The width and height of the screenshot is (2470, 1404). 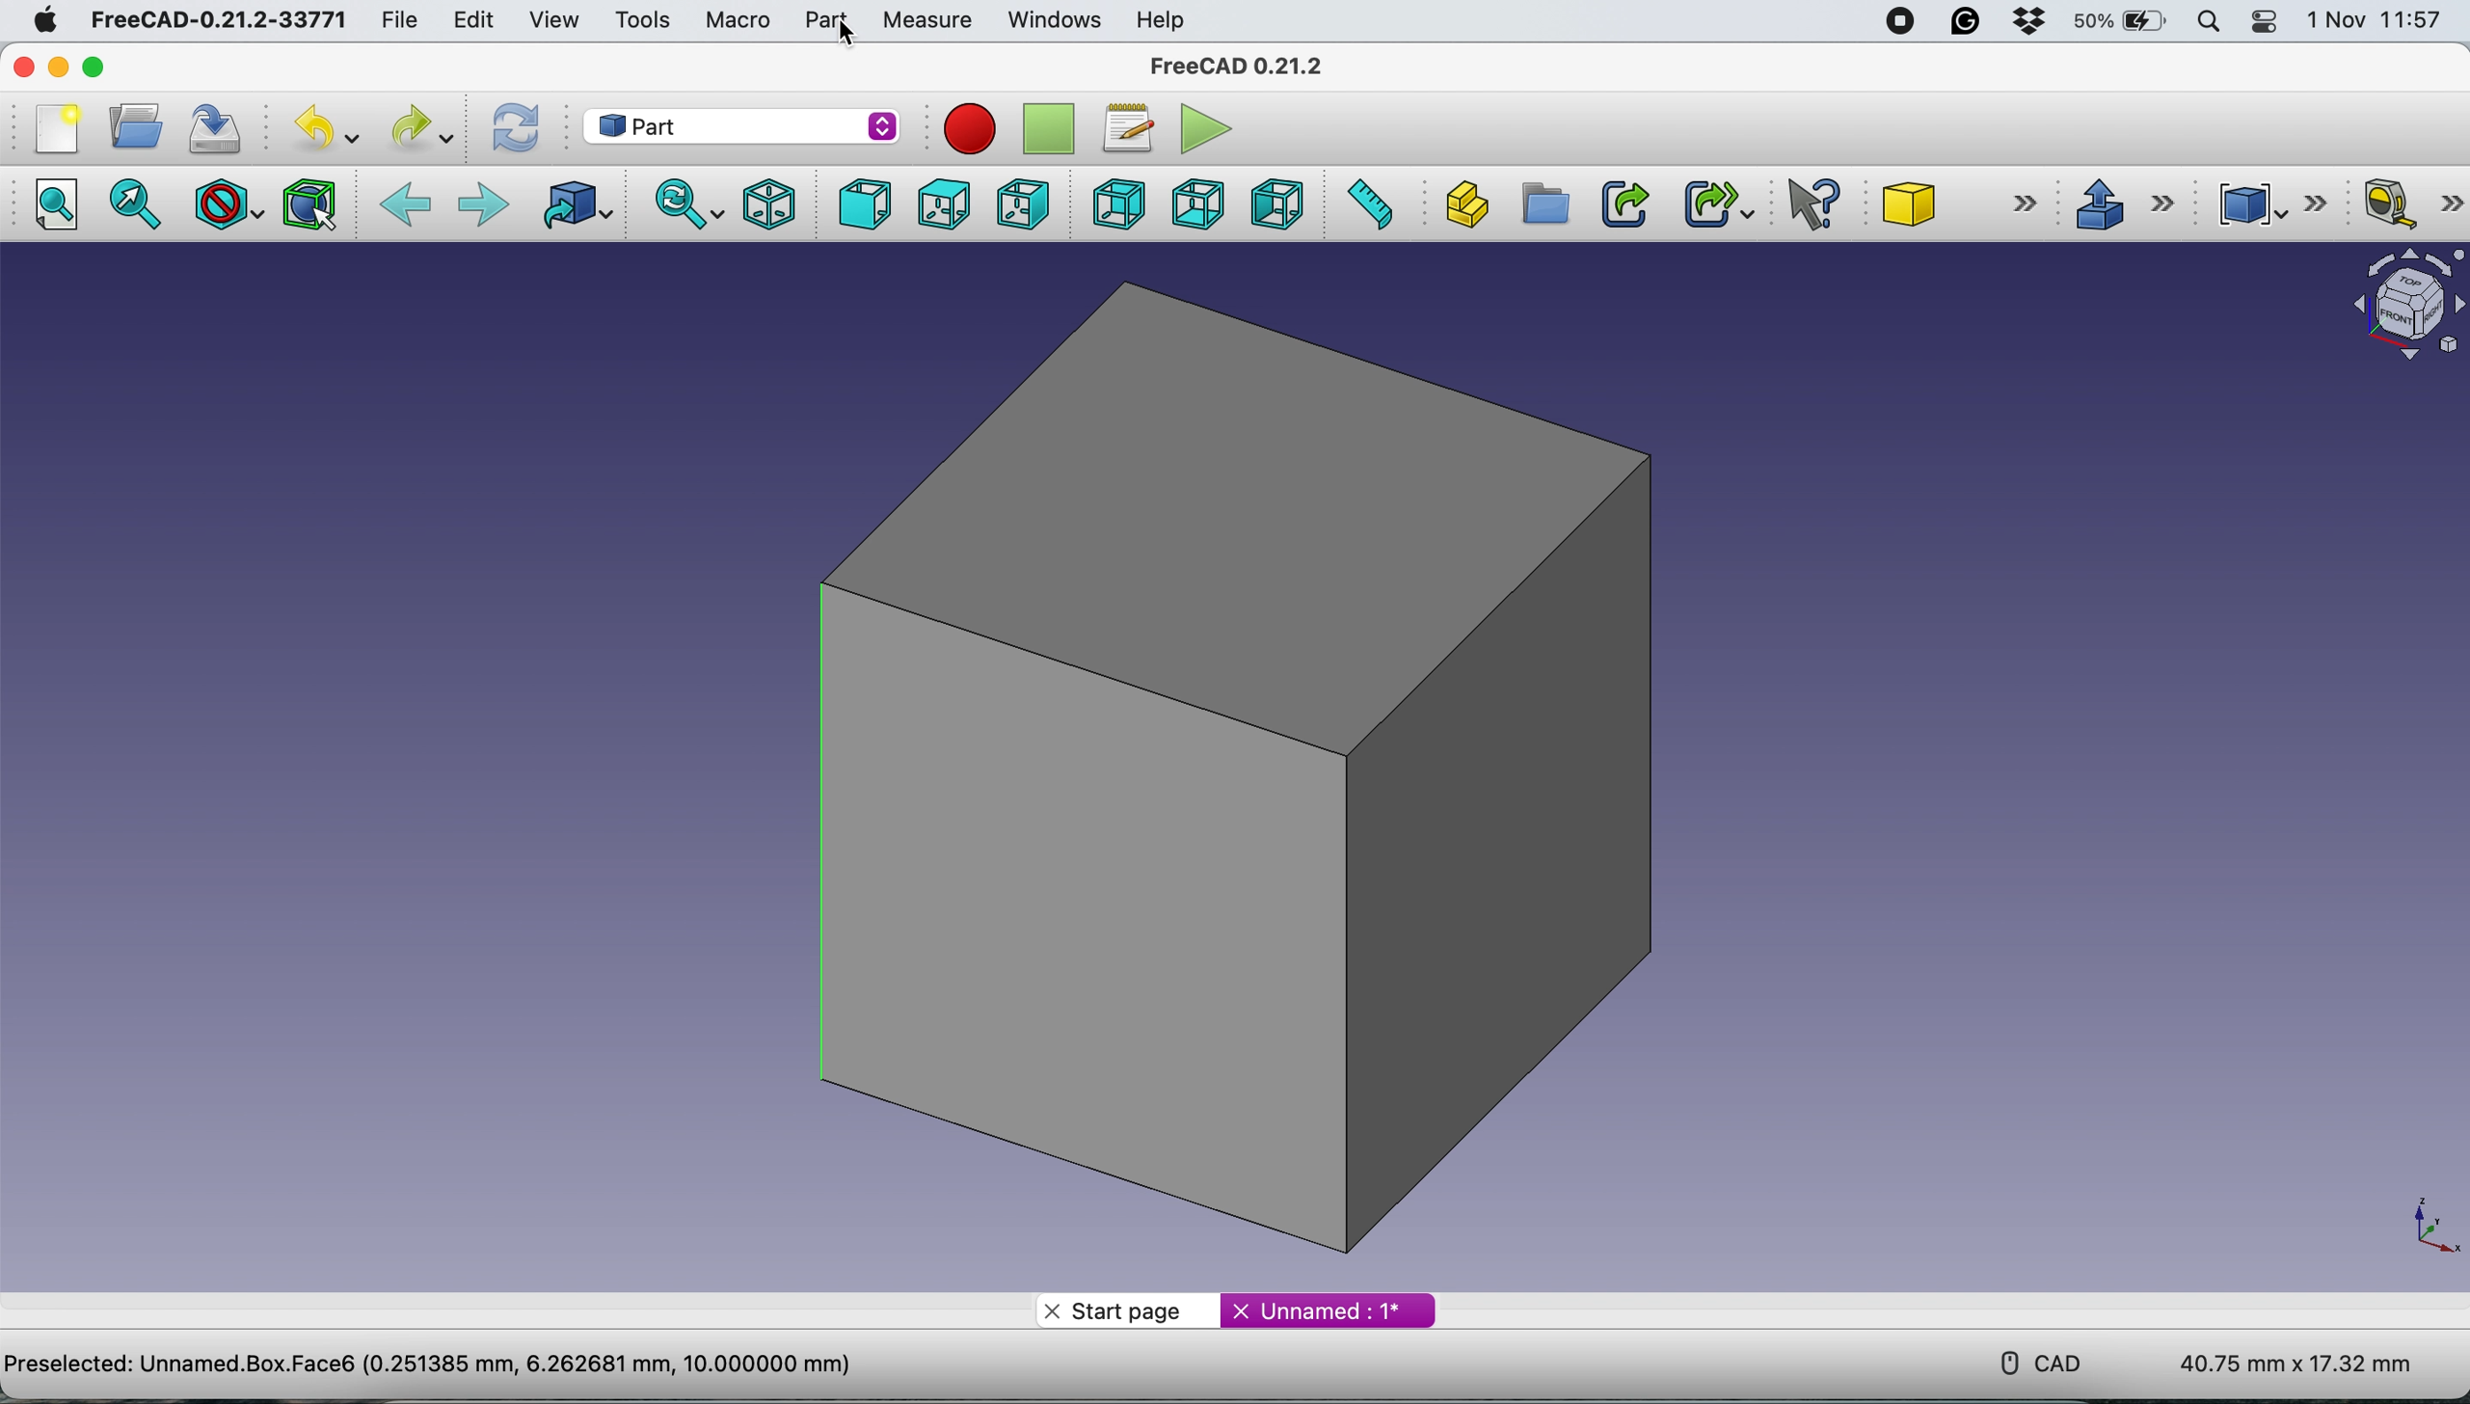 I want to click on part, so click(x=825, y=18).